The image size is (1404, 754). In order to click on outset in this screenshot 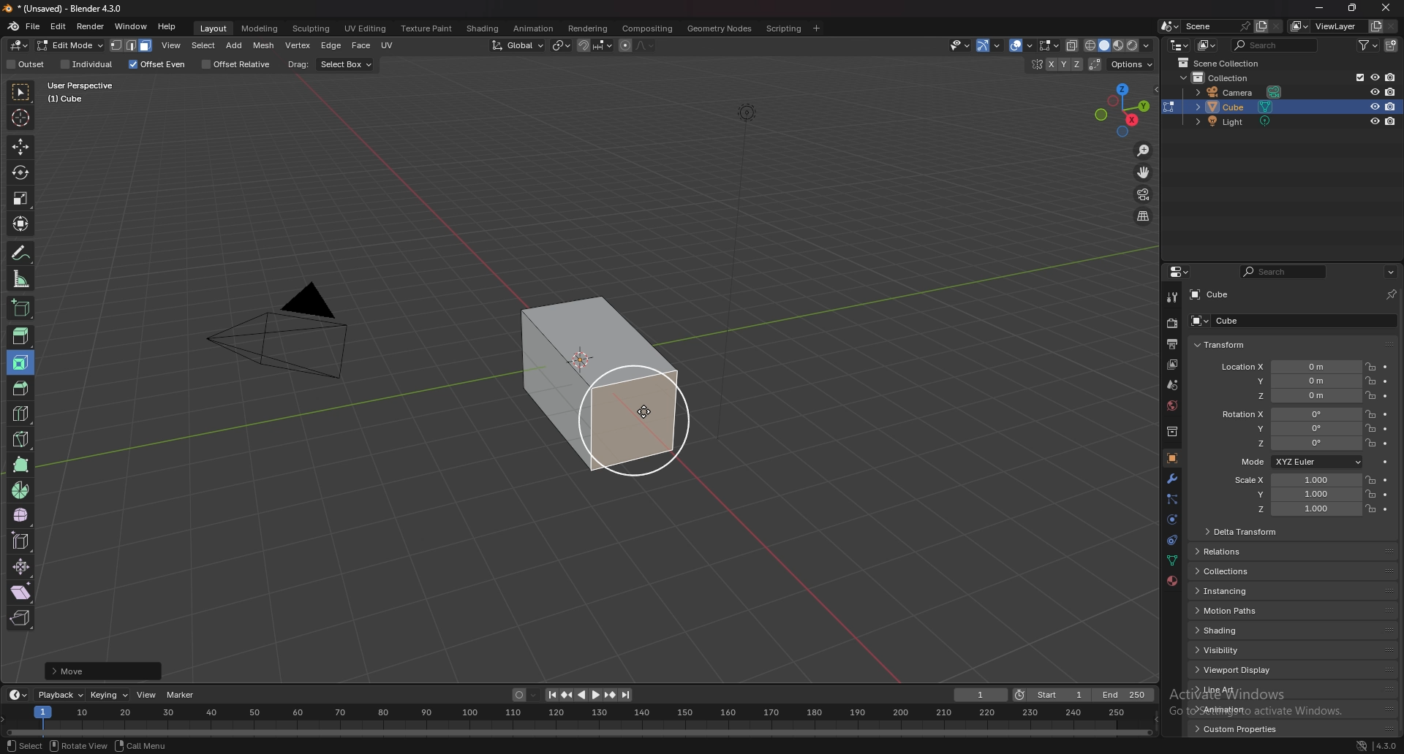, I will do `click(26, 64)`.